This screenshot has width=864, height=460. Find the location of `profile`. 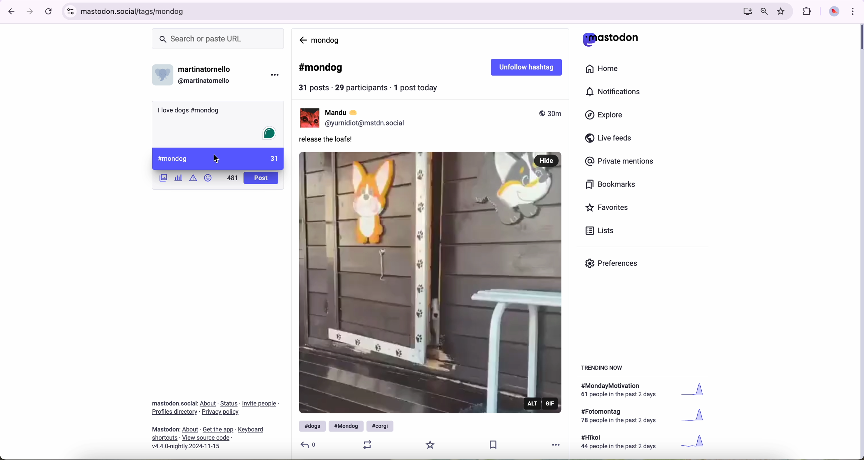

profile is located at coordinates (163, 77).